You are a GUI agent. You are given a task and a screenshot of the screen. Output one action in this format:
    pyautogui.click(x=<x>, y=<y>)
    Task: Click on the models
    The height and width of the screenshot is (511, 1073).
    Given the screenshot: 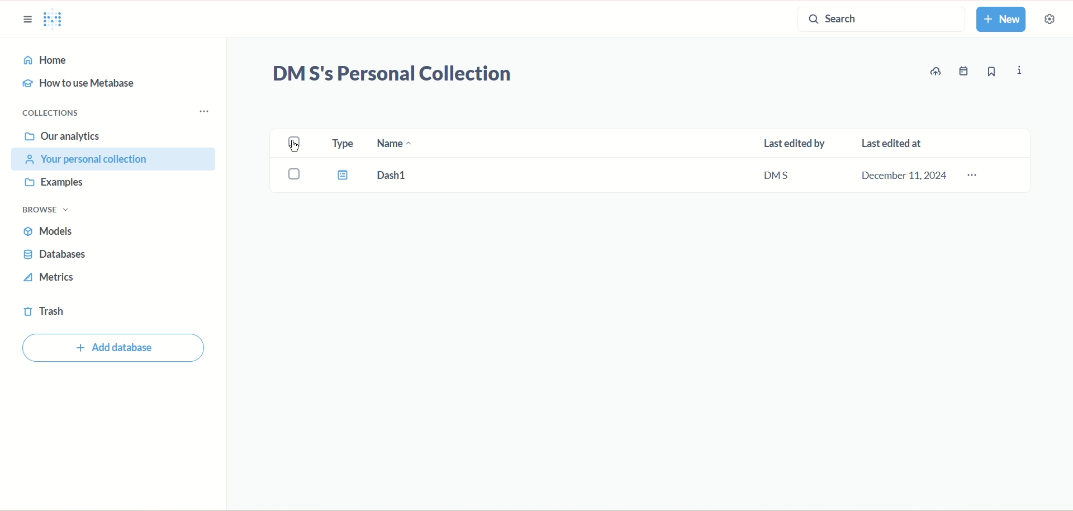 What is the action you would take?
    pyautogui.click(x=51, y=232)
    